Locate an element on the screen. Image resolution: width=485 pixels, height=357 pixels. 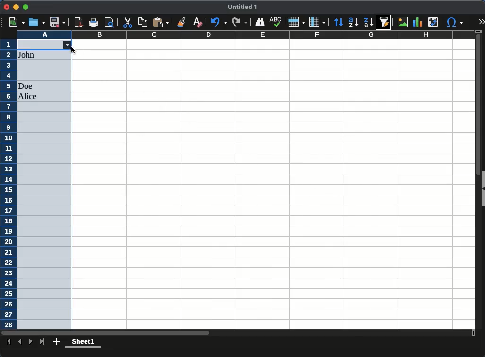
minimize is located at coordinates (16, 7).